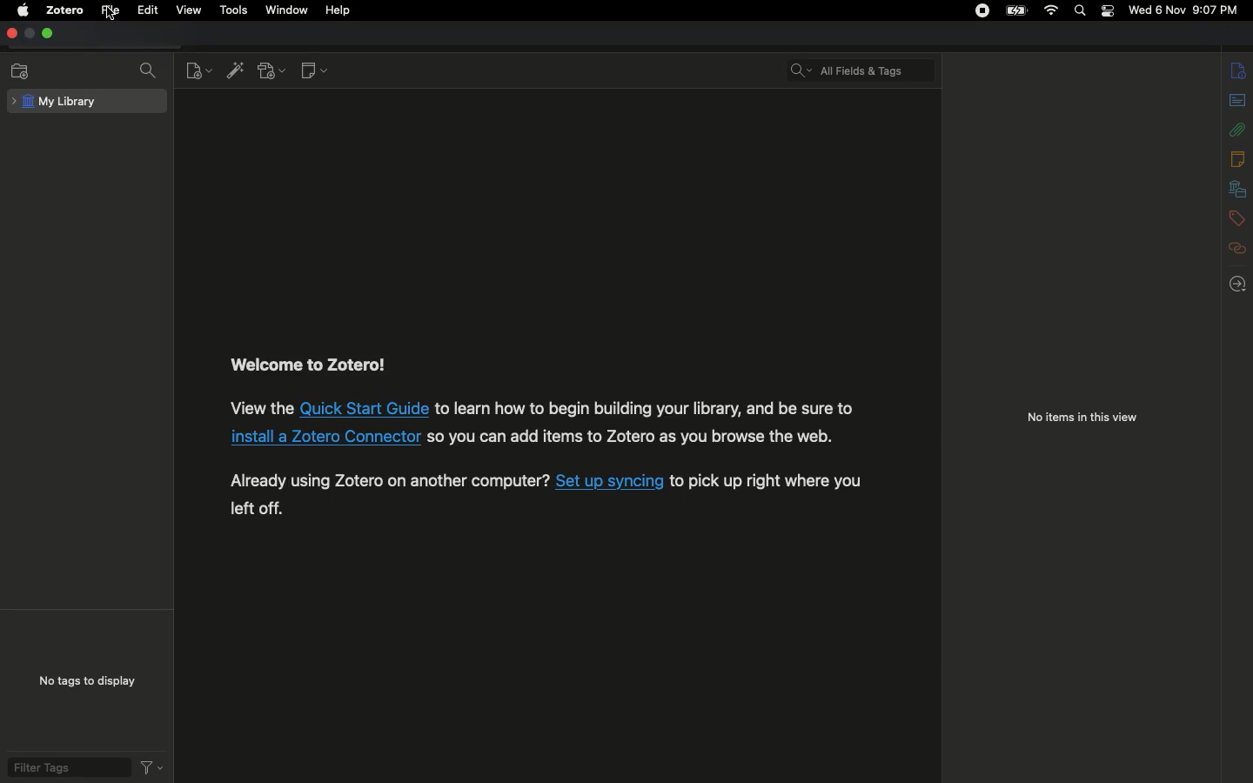  I want to click on New collection, so click(21, 71).